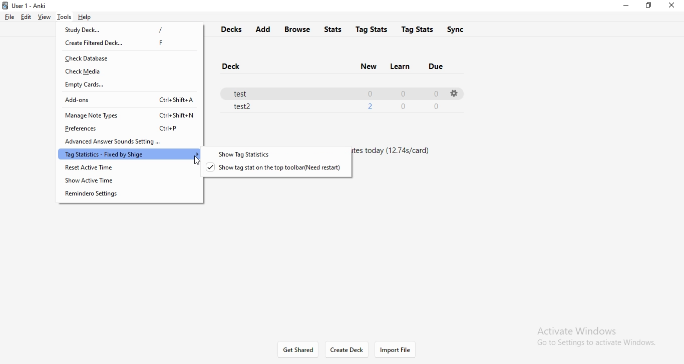  Describe the element at coordinates (455, 93) in the screenshot. I see `` at that location.